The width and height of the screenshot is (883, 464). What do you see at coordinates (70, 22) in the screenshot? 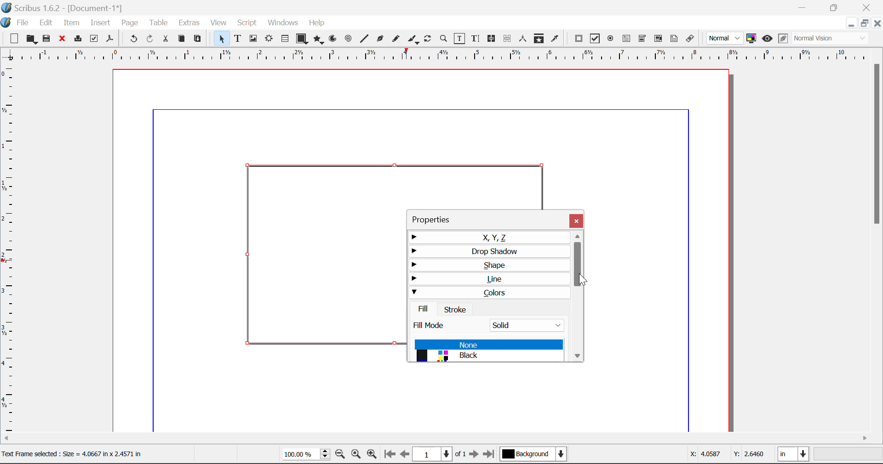
I see `Item` at bounding box center [70, 22].